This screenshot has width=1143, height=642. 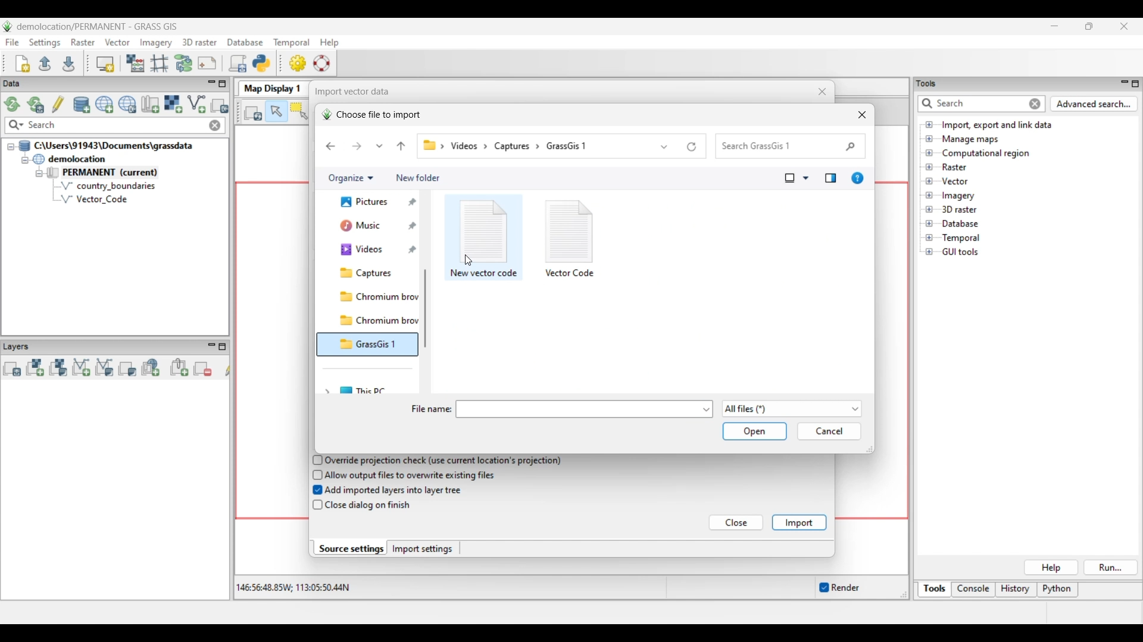 What do you see at coordinates (68, 63) in the screenshot?
I see `Save current workspace to file` at bounding box center [68, 63].